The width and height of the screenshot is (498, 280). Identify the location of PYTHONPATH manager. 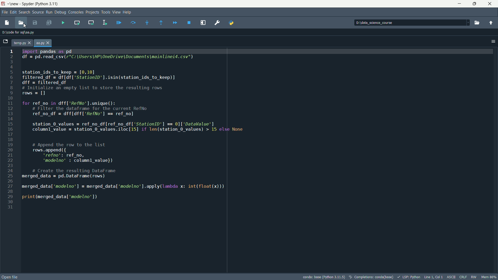
(232, 23).